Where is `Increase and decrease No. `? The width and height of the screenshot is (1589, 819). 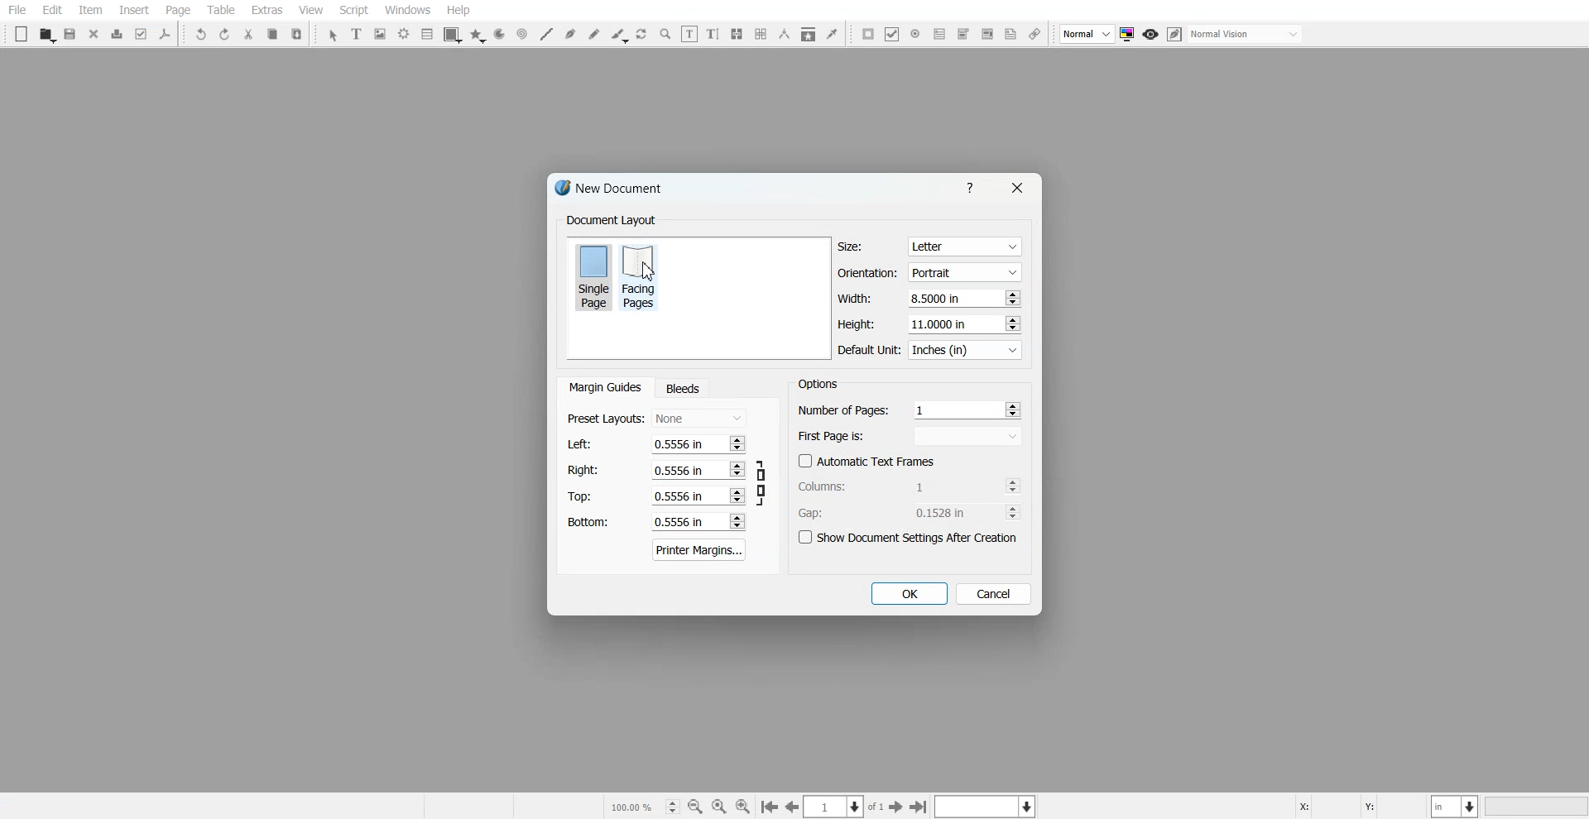
Increase and decrease No.  is located at coordinates (737, 496).